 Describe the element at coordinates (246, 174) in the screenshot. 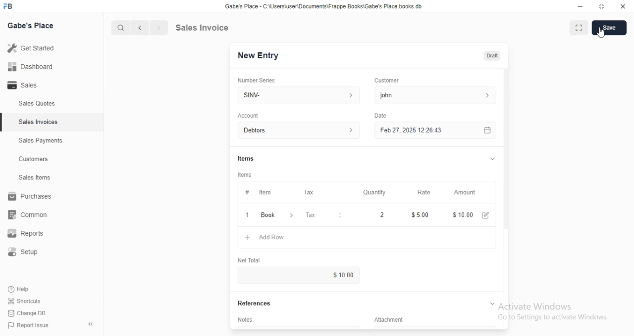

I see `Items` at that location.